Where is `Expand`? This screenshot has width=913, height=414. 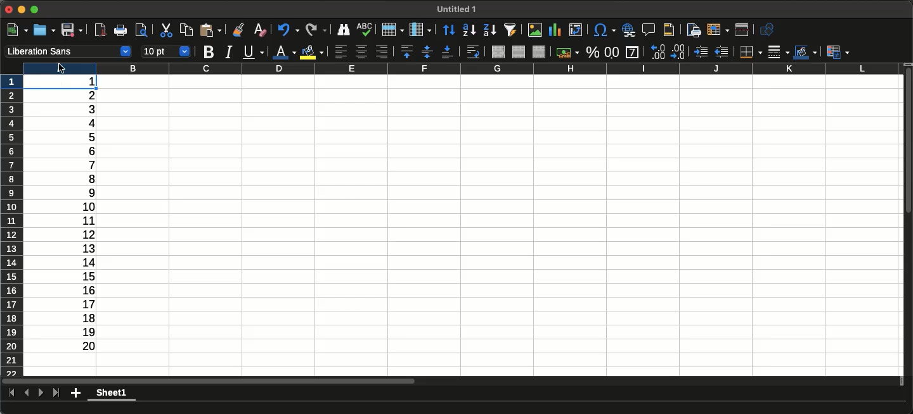
Expand is located at coordinates (36, 9).